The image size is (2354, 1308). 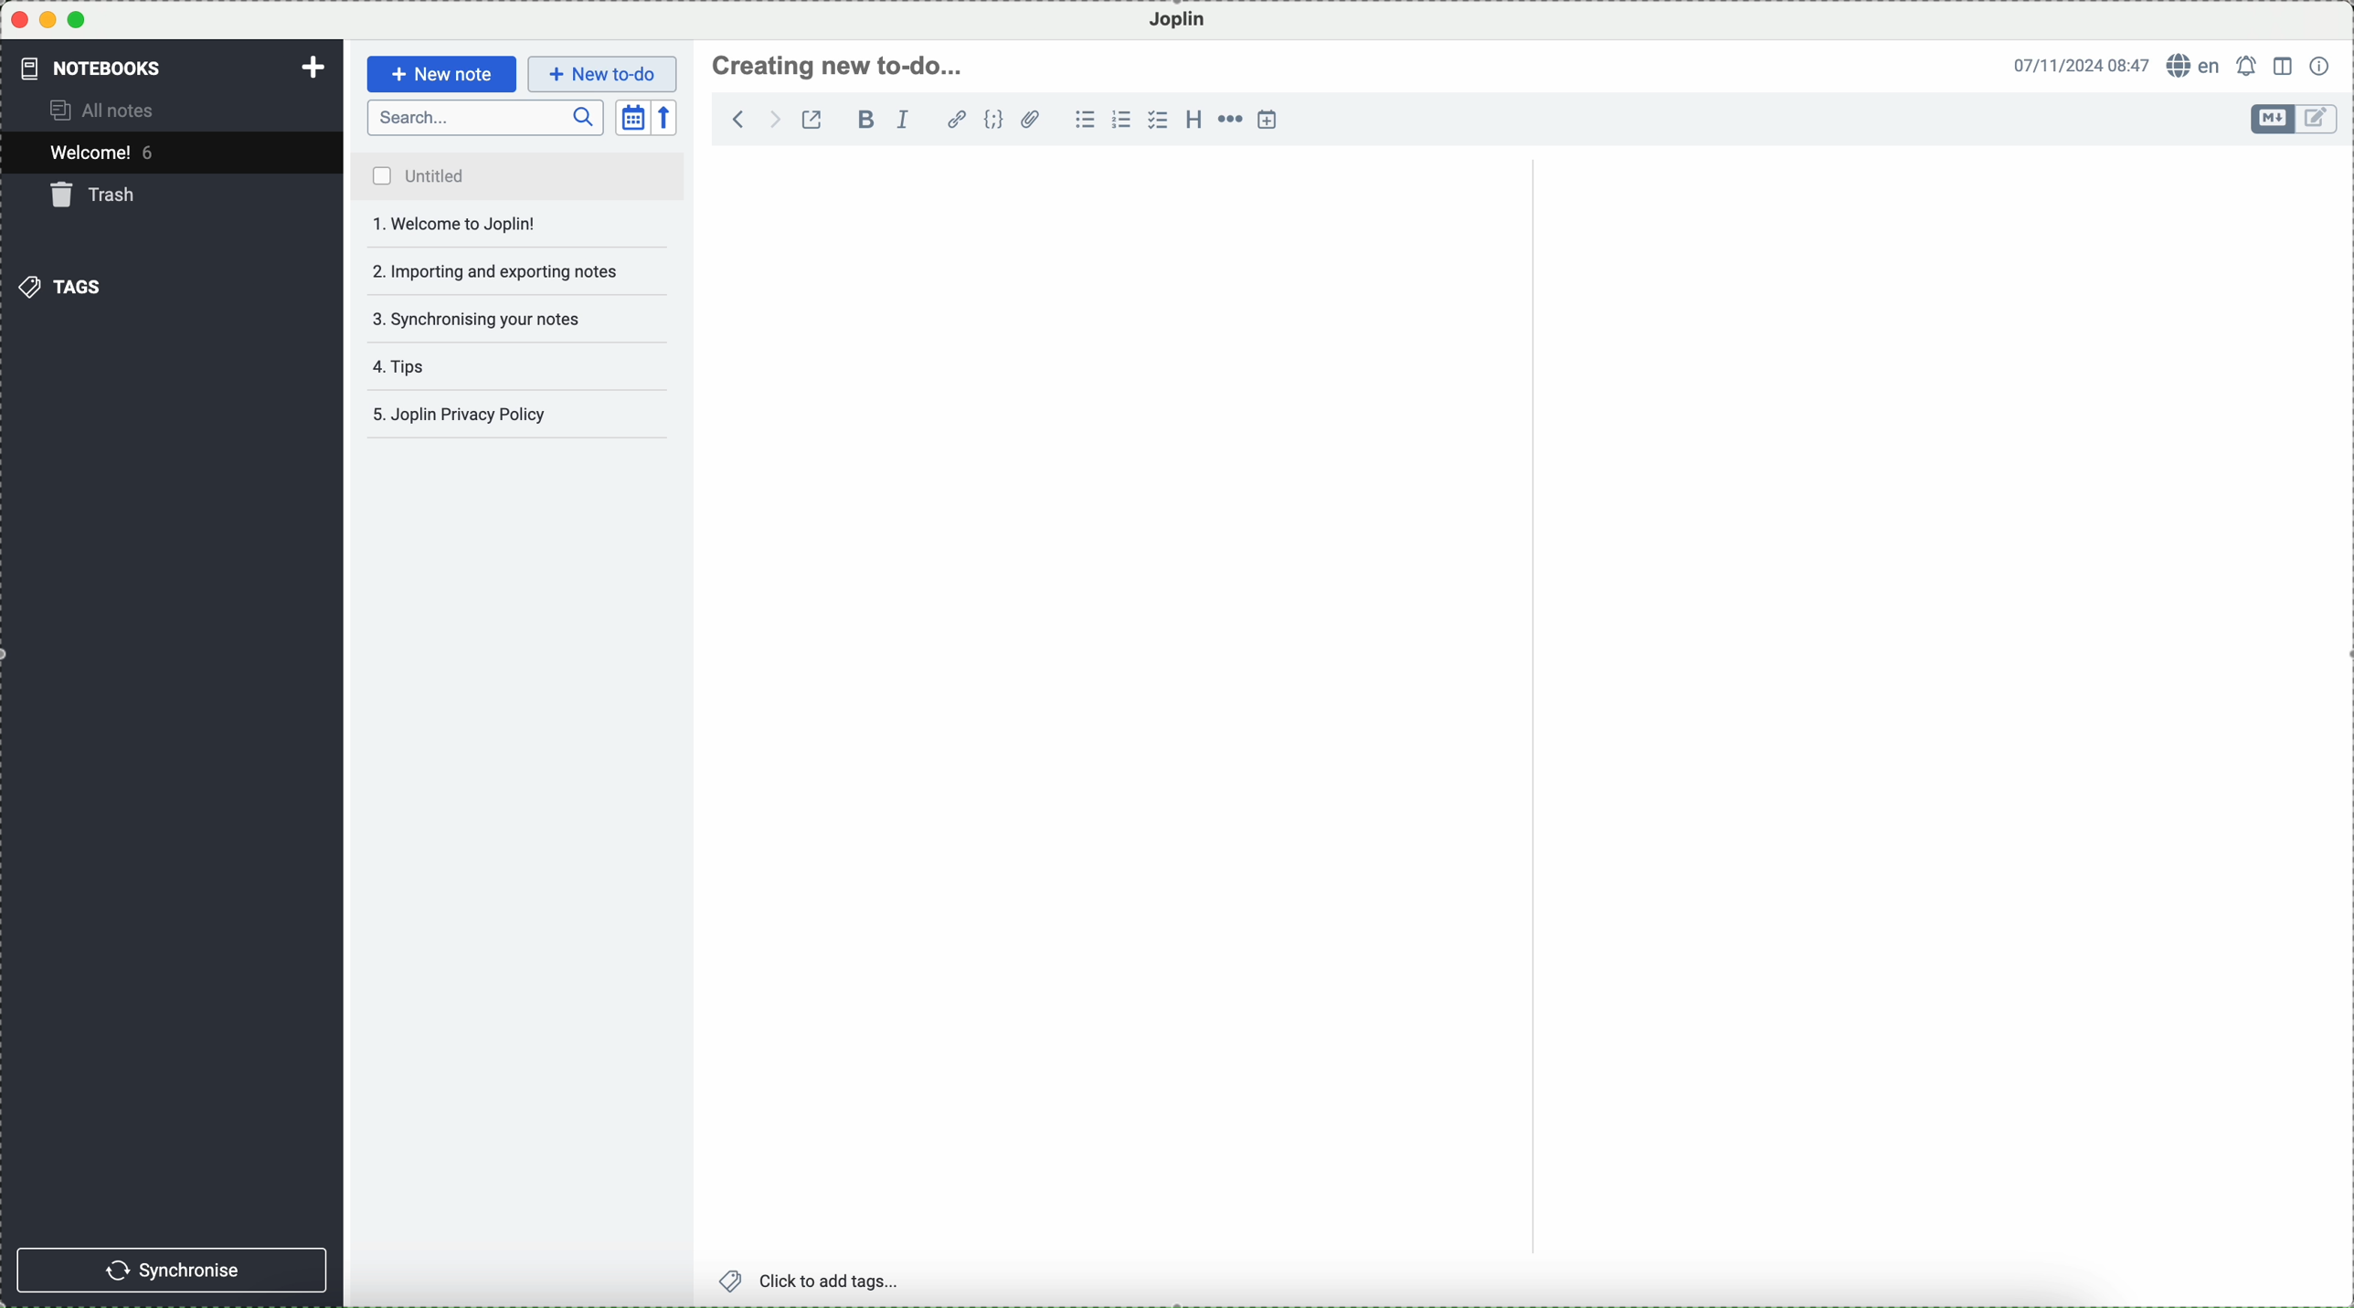 What do you see at coordinates (1229, 120) in the screenshot?
I see `horizontal rule` at bounding box center [1229, 120].